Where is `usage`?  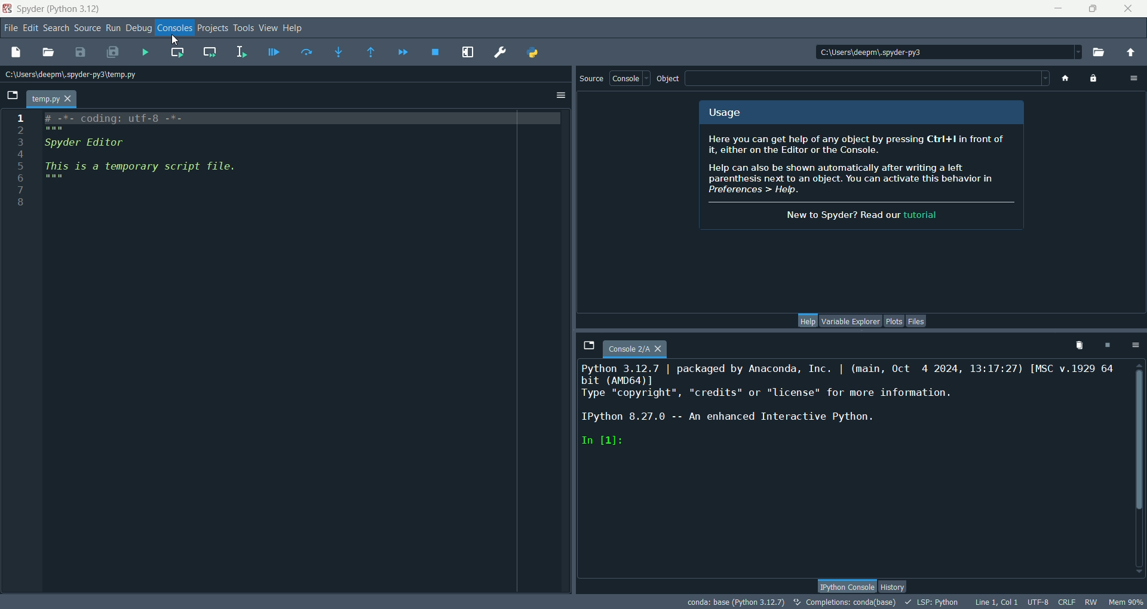 usage is located at coordinates (723, 112).